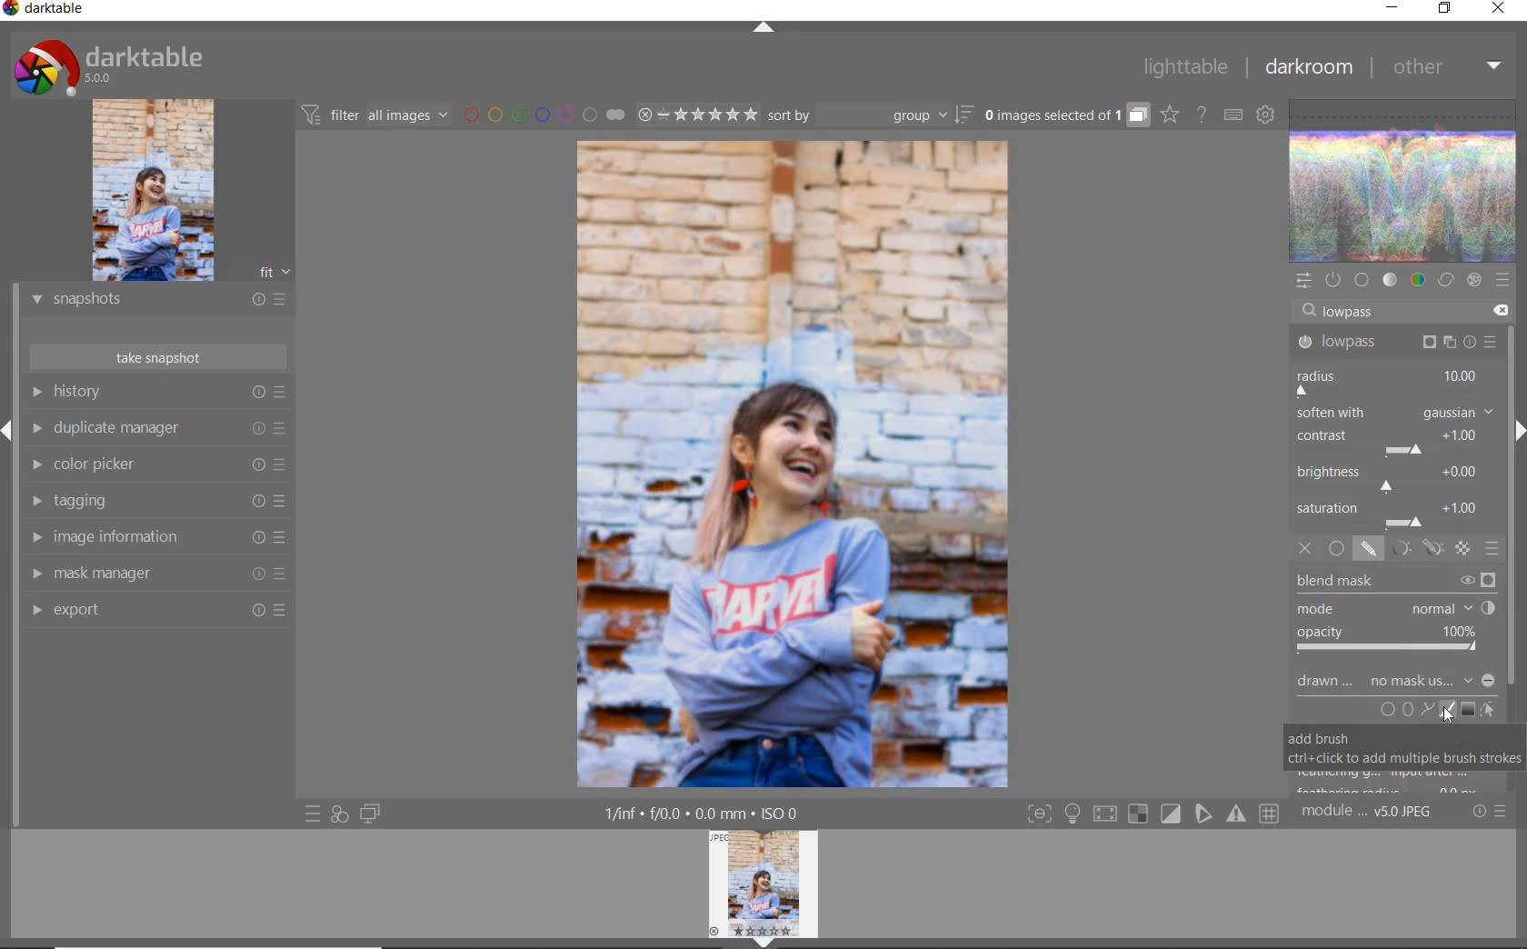  I want to click on sort, so click(871, 117).